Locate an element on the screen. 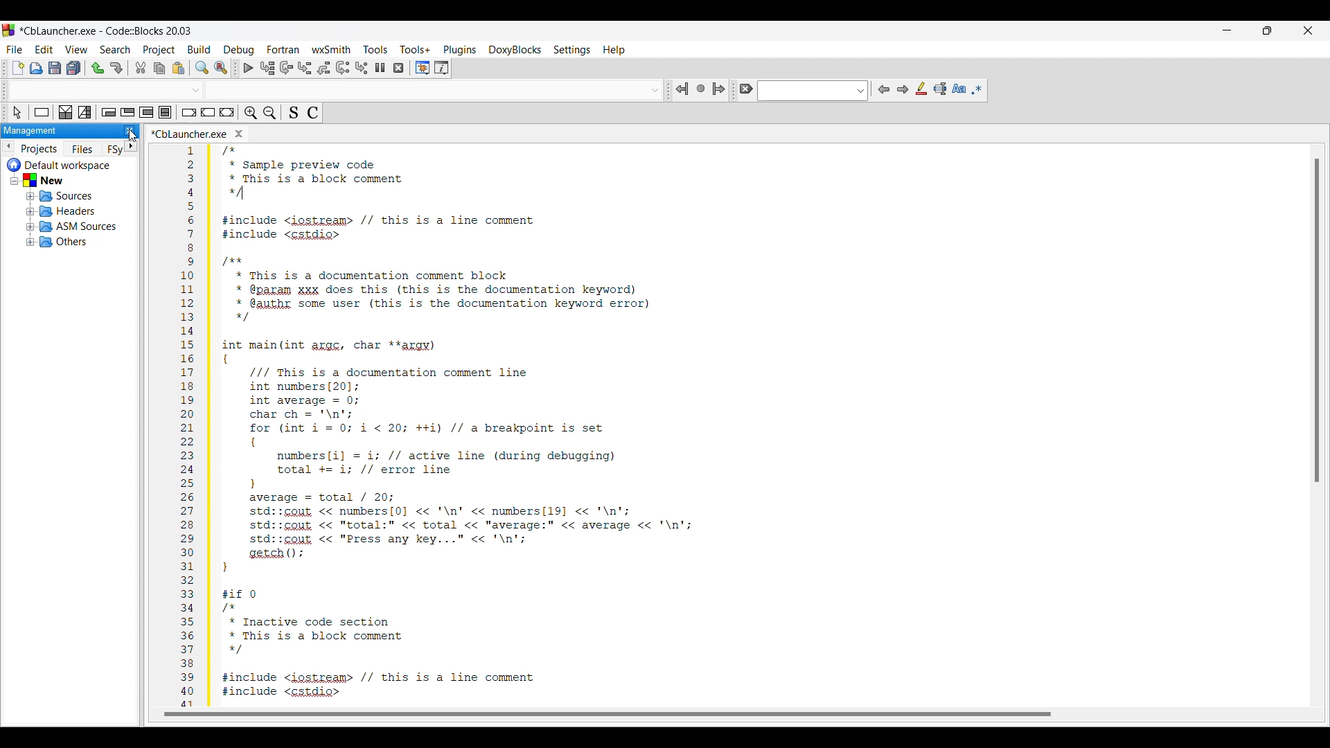 The width and height of the screenshot is (1330, 748). Instruction is located at coordinates (42, 112).